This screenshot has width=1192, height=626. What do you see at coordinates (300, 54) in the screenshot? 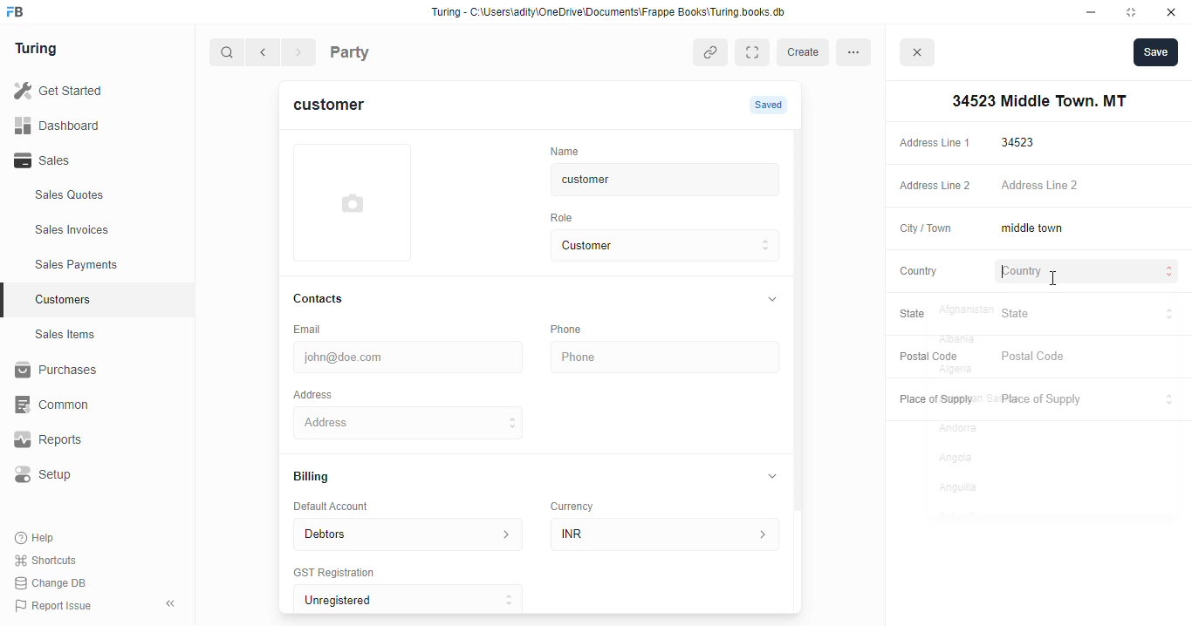
I see `forward` at bounding box center [300, 54].